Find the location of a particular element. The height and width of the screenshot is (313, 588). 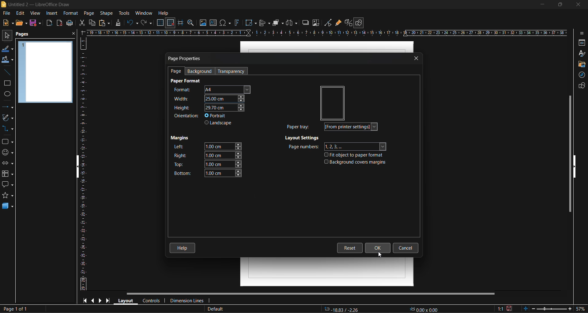

window is located at coordinates (145, 13).